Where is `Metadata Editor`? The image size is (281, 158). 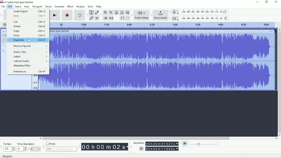
Metadata Editor is located at coordinates (23, 66).